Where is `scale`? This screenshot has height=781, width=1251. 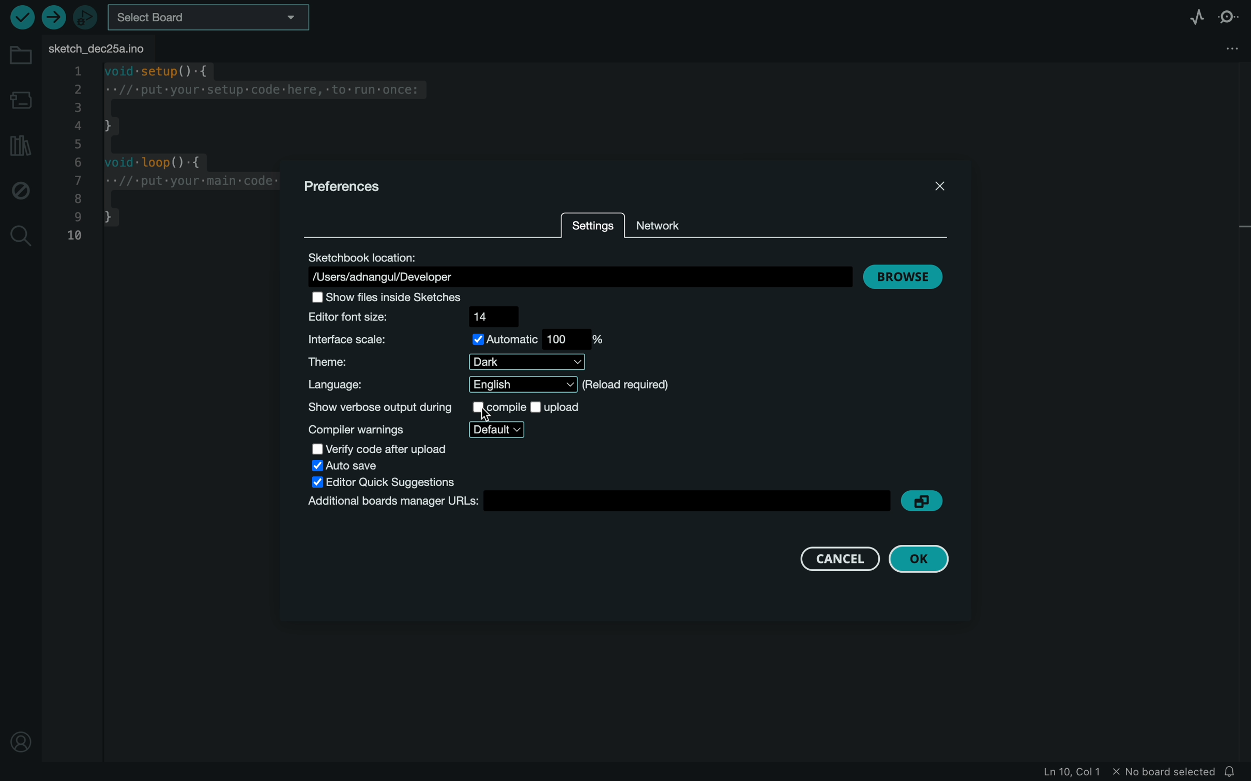
scale is located at coordinates (465, 338).